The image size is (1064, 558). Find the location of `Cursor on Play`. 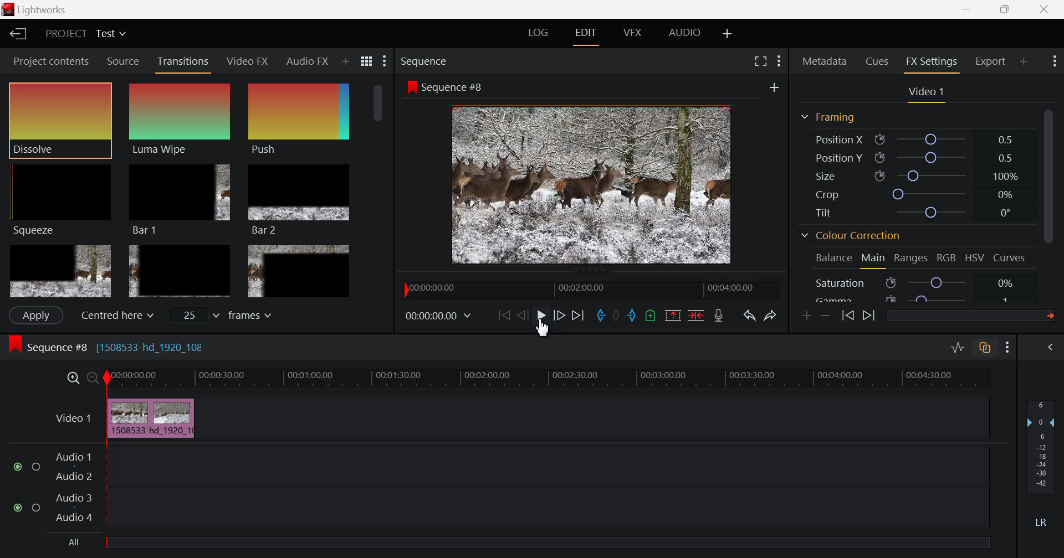

Cursor on Play is located at coordinates (541, 318).